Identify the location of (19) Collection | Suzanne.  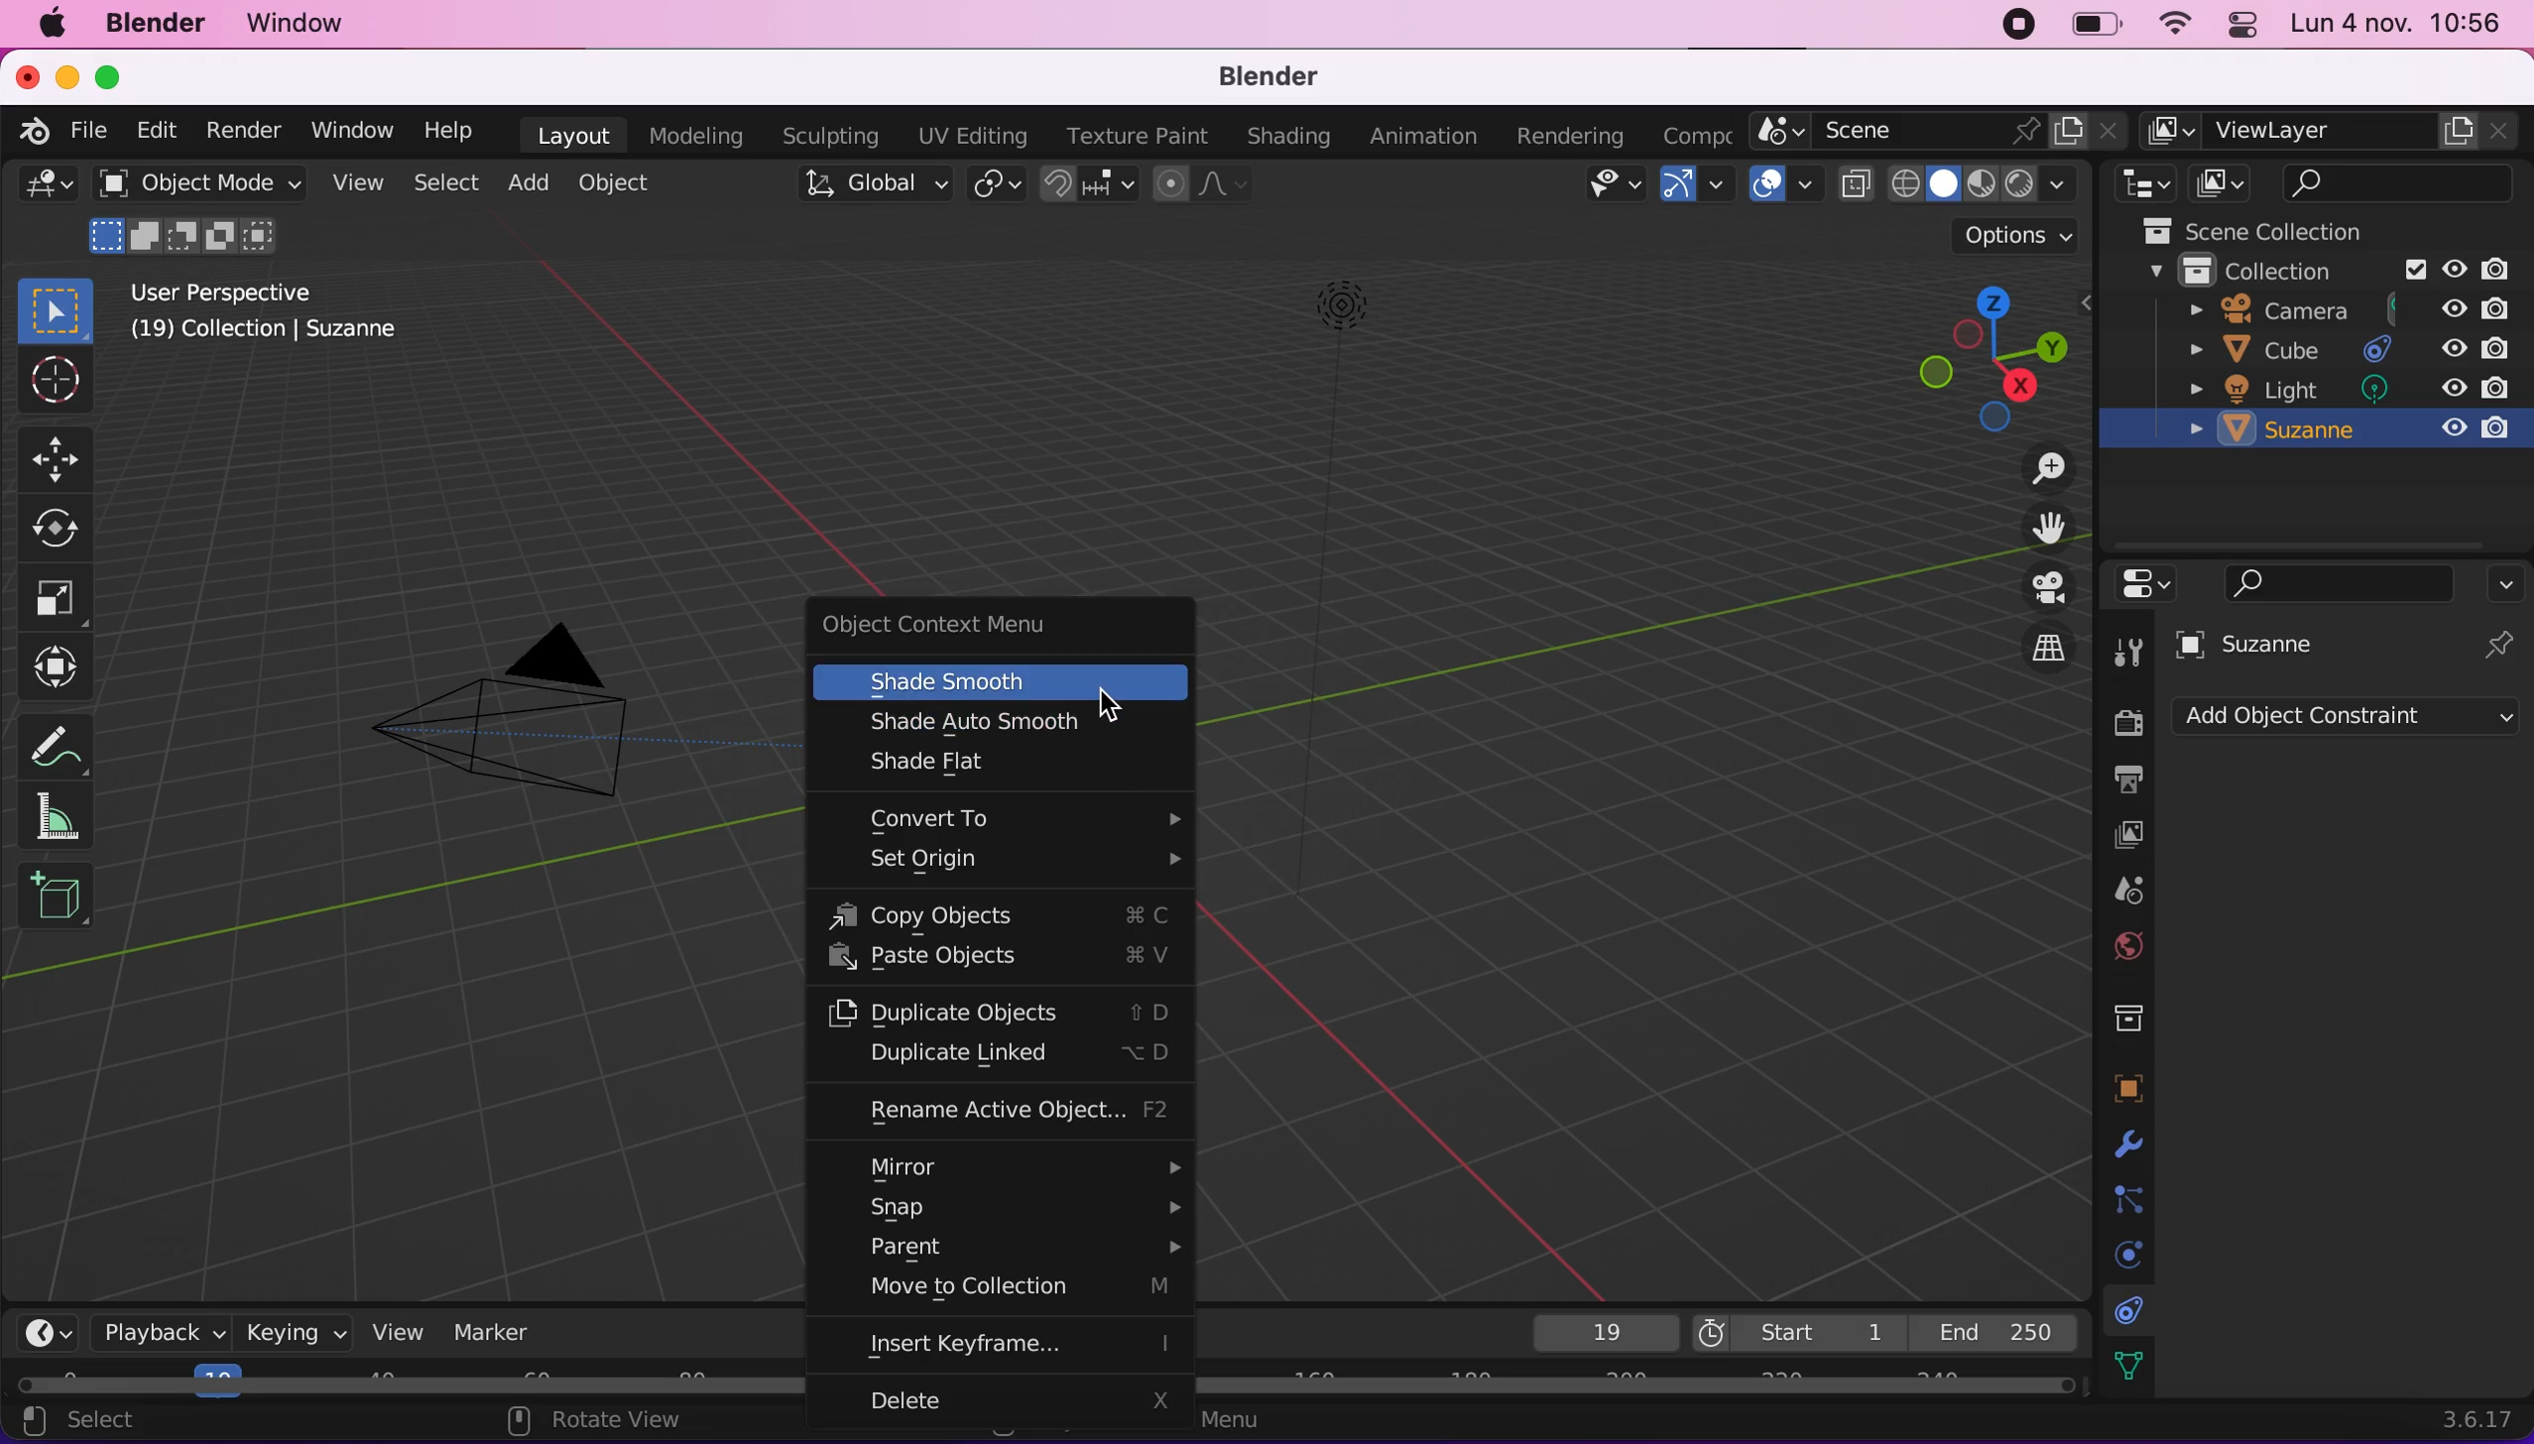
(267, 336).